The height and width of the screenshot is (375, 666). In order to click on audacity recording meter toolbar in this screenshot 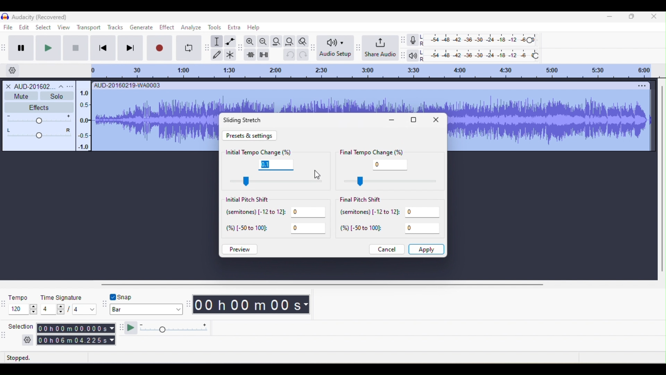, I will do `click(403, 40)`.